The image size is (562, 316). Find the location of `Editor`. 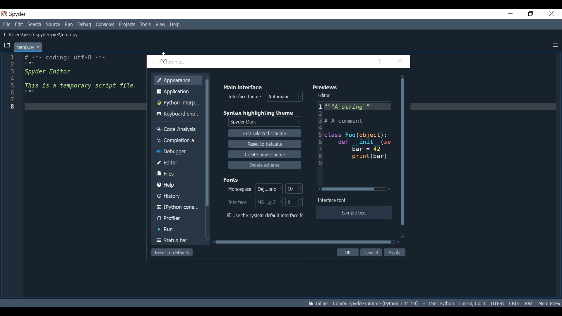

Editor is located at coordinates (326, 96).